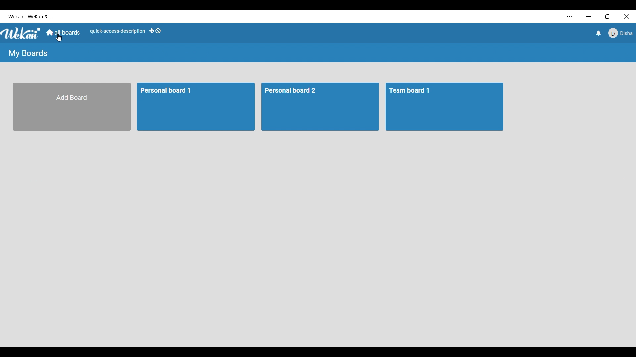 This screenshot has height=357, width=636. I want to click on Minimize, so click(589, 16).